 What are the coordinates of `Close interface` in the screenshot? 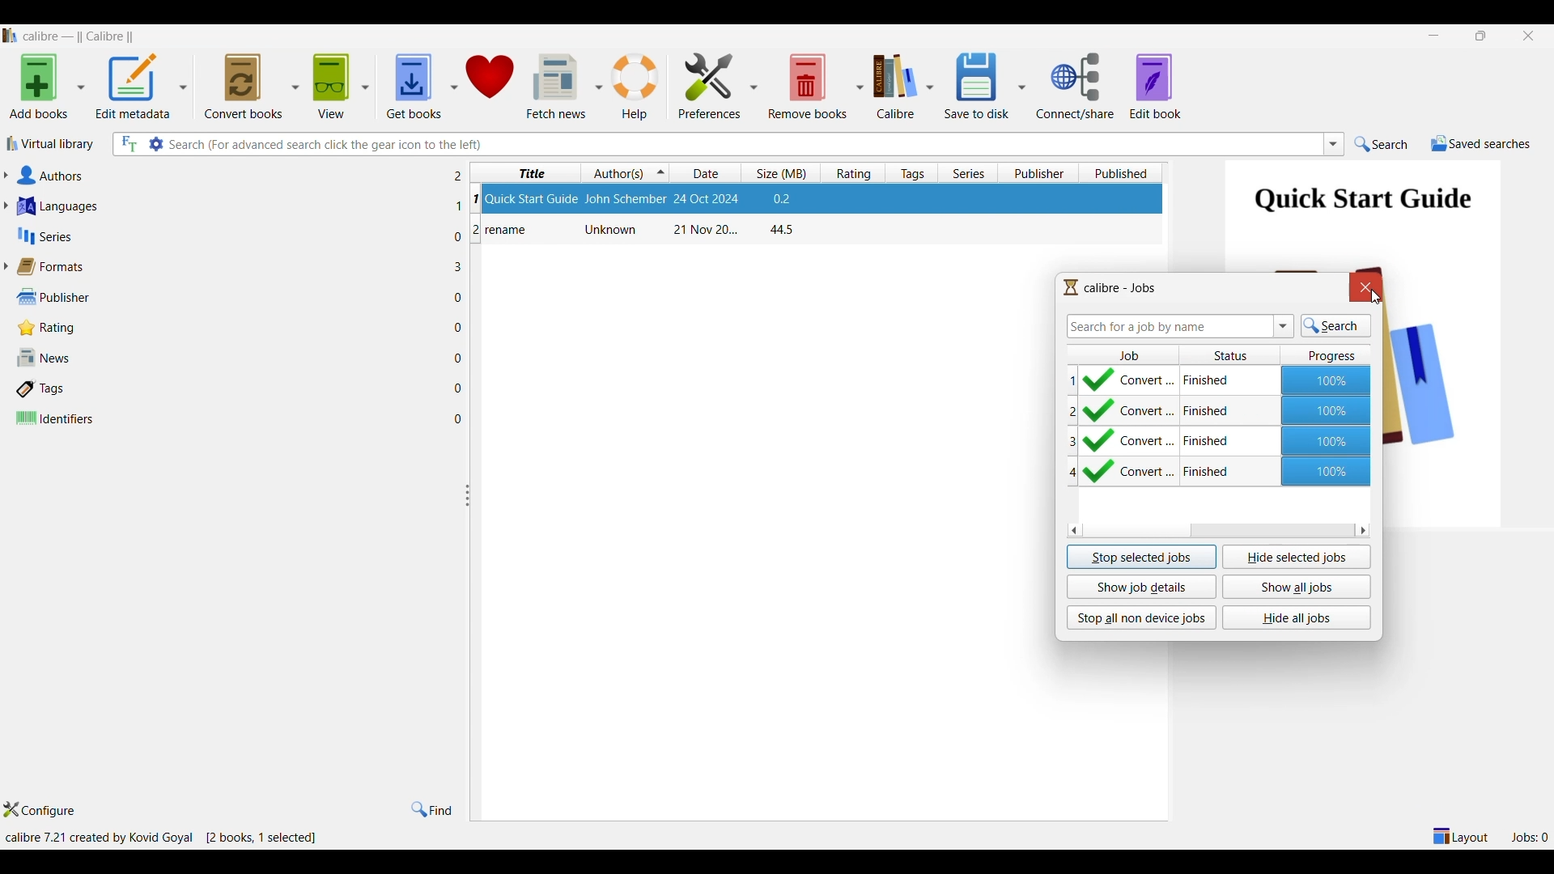 It's located at (1529, 36).